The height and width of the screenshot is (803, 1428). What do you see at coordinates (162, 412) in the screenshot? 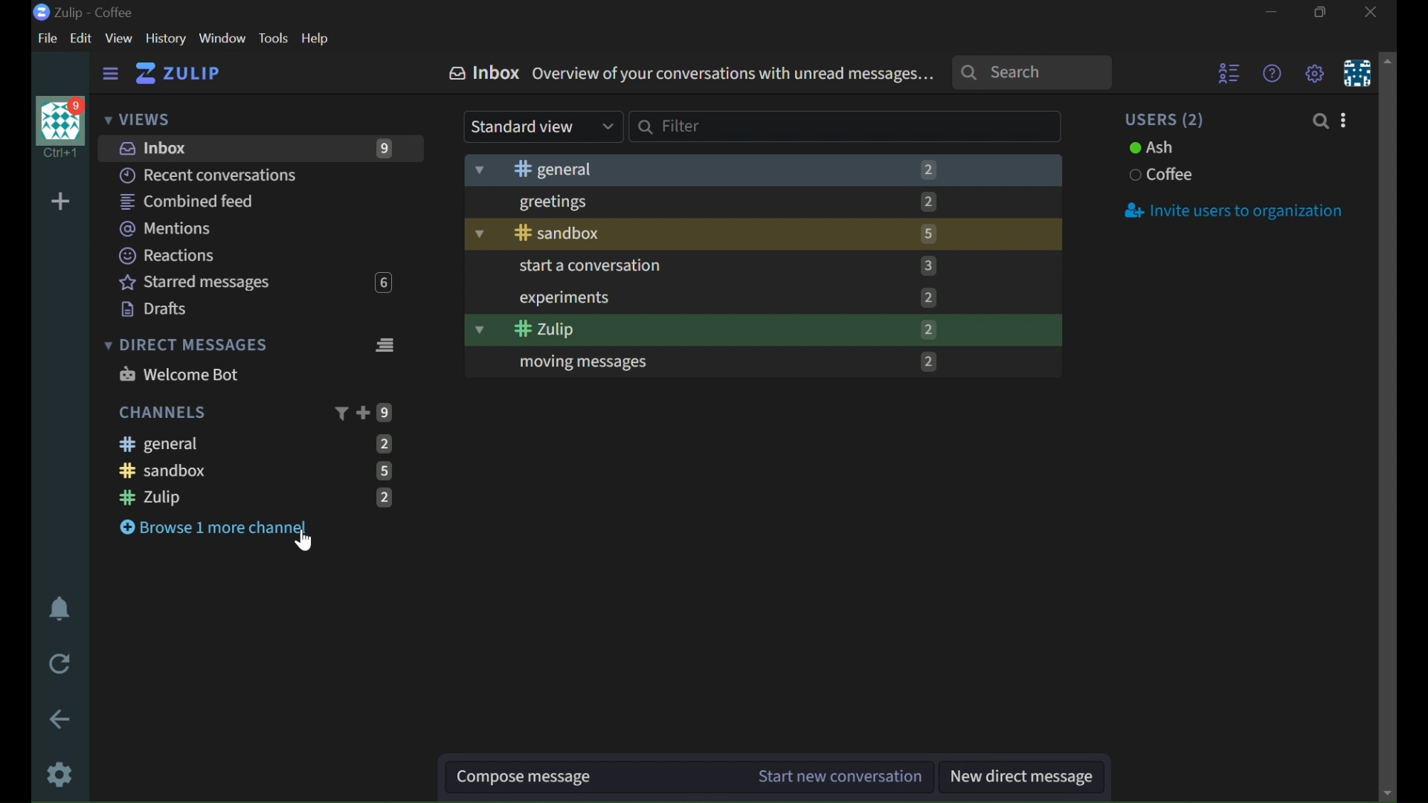
I see `CHANNELS` at bounding box center [162, 412].